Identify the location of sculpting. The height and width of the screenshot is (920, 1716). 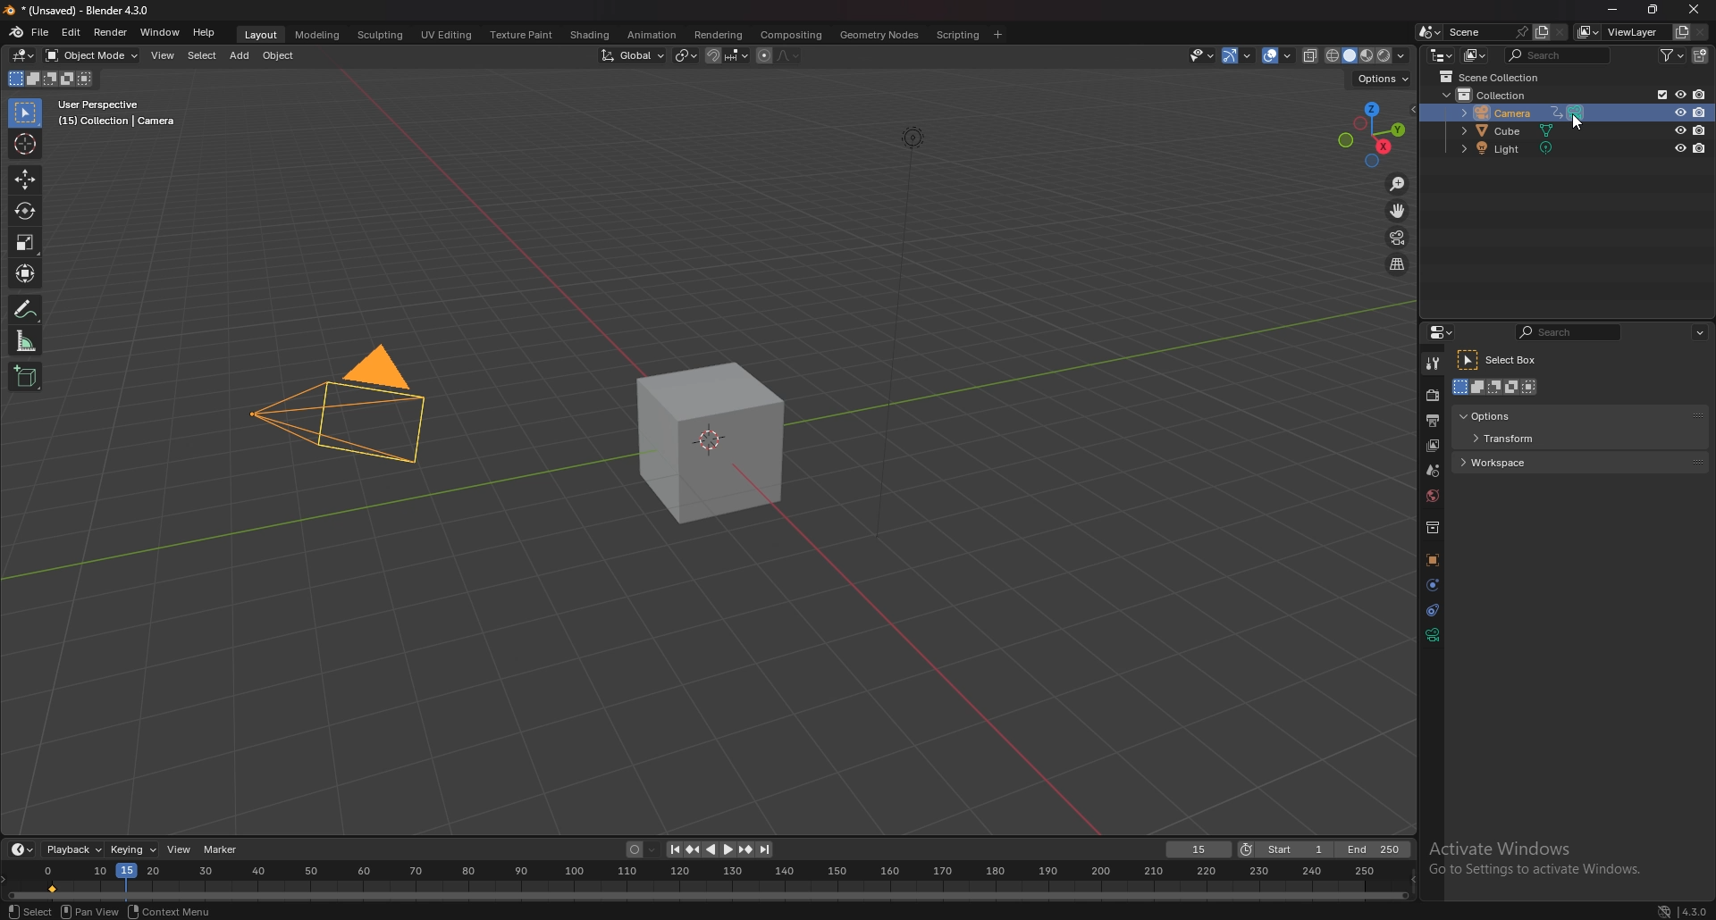
(380, 36).